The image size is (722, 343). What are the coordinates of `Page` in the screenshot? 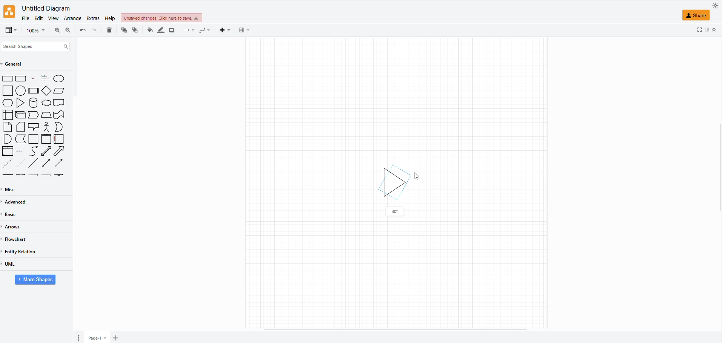 It's located at (34, 139).